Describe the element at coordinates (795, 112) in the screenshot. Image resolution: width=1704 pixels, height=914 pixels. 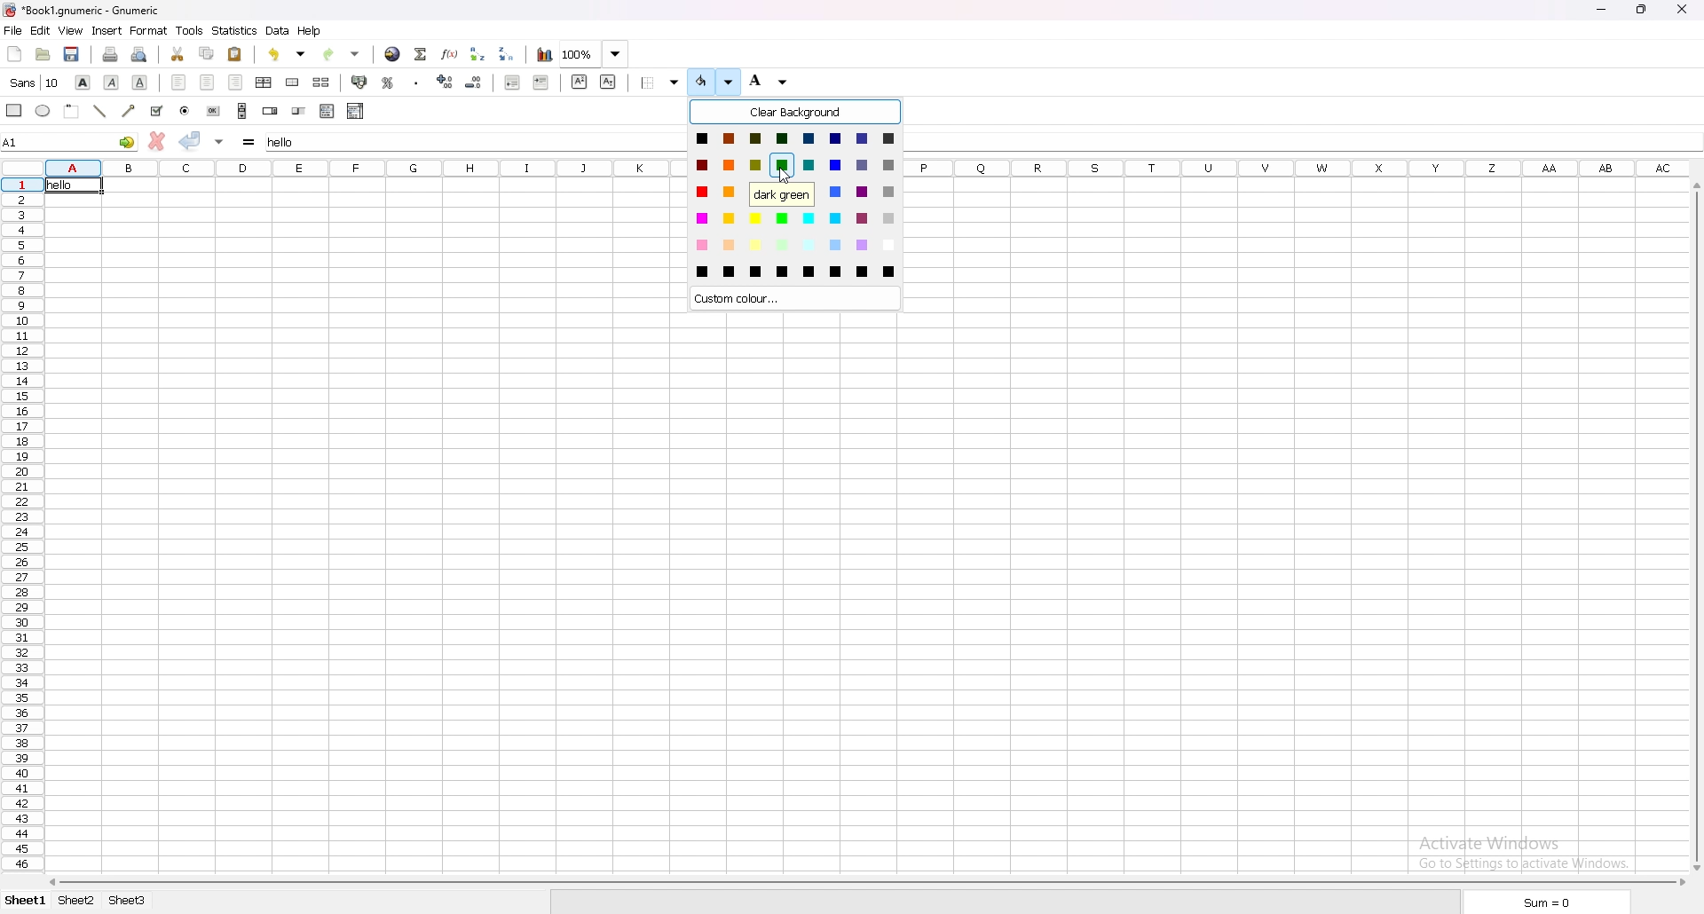
I see `clear background` at that location.